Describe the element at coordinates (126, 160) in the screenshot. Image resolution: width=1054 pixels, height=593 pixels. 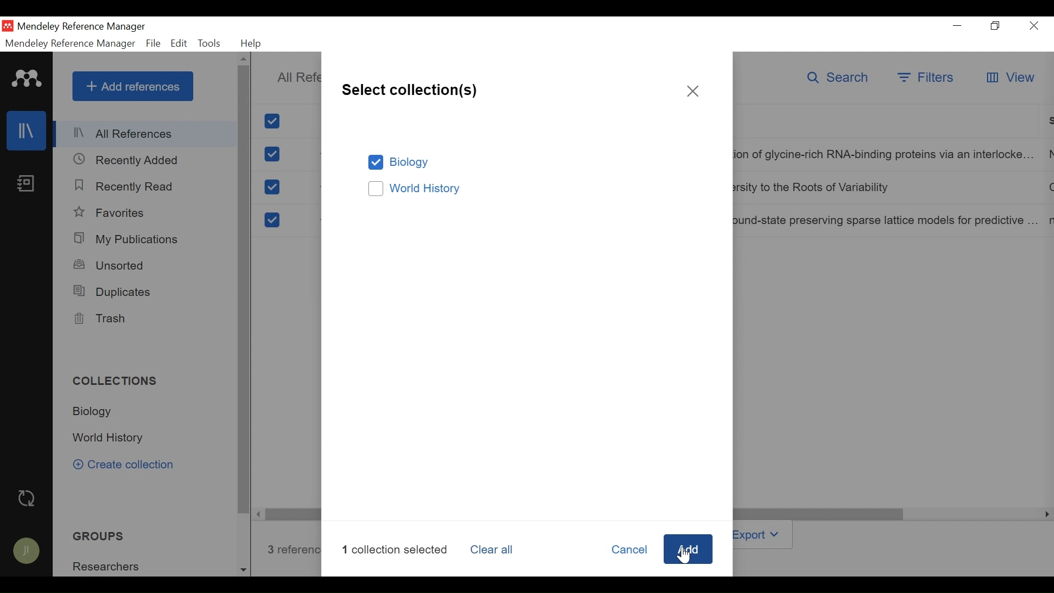
I see `Recently Added` at that location.